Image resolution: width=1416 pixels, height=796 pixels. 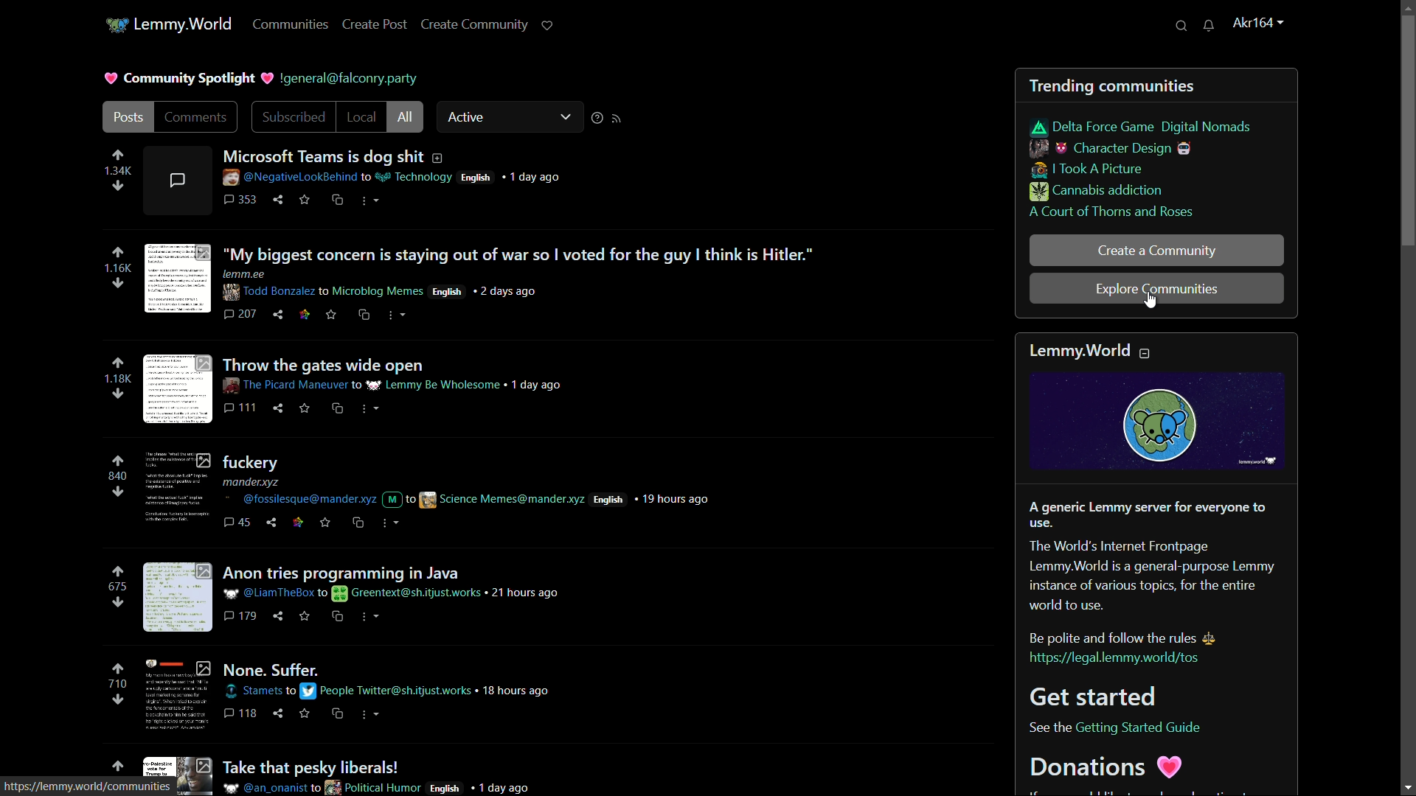 What do you see at coordinates (1157, 287) in the screenshot?
I see `explore communities` at bounding box center [1157, 287].